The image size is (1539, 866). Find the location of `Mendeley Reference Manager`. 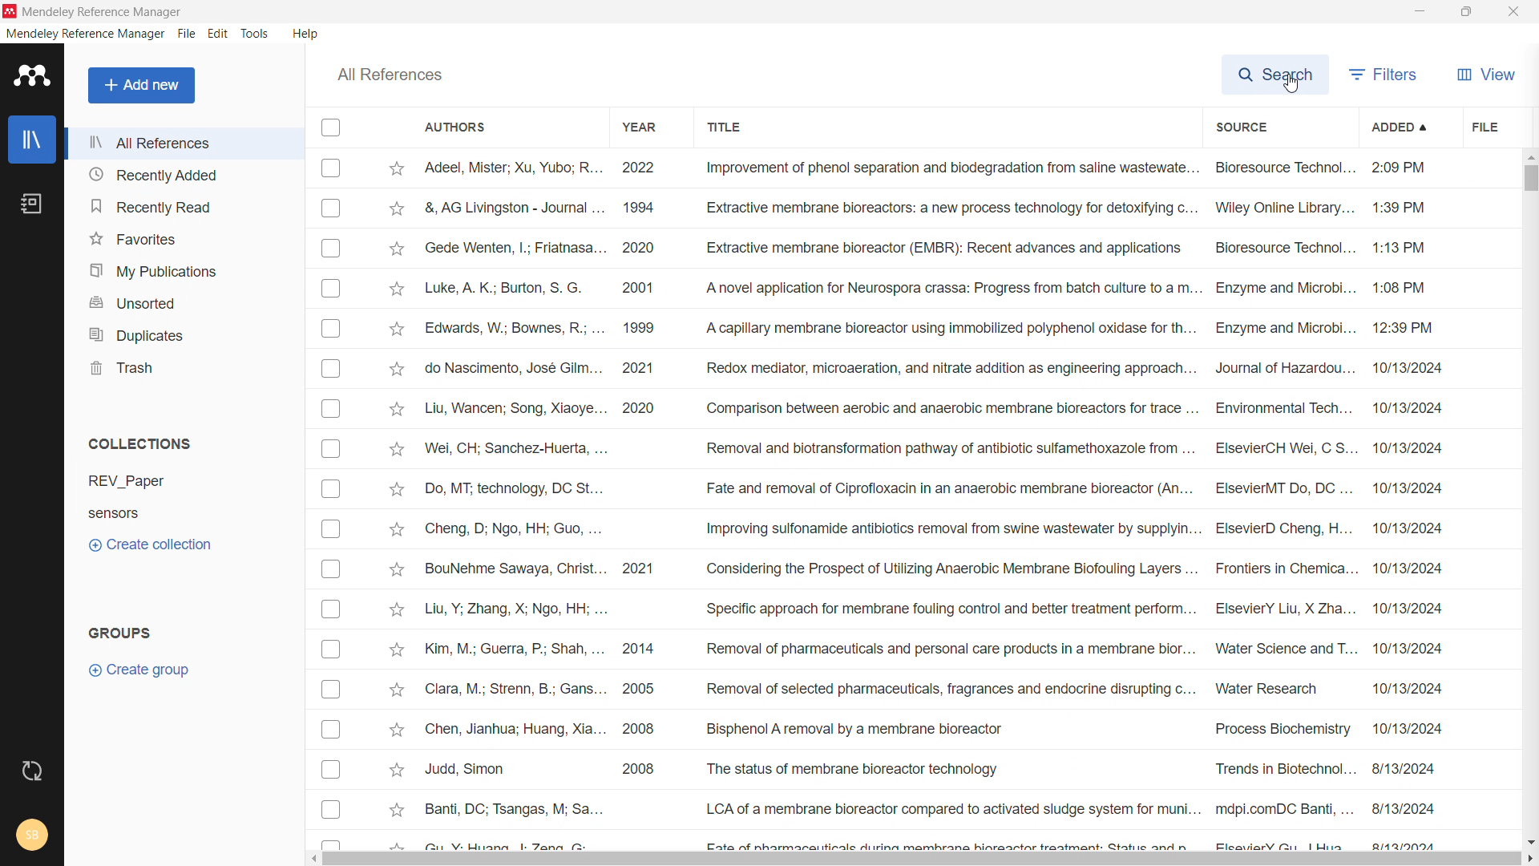

Mendeley Reference Manager is located at coordinates (102, 12).